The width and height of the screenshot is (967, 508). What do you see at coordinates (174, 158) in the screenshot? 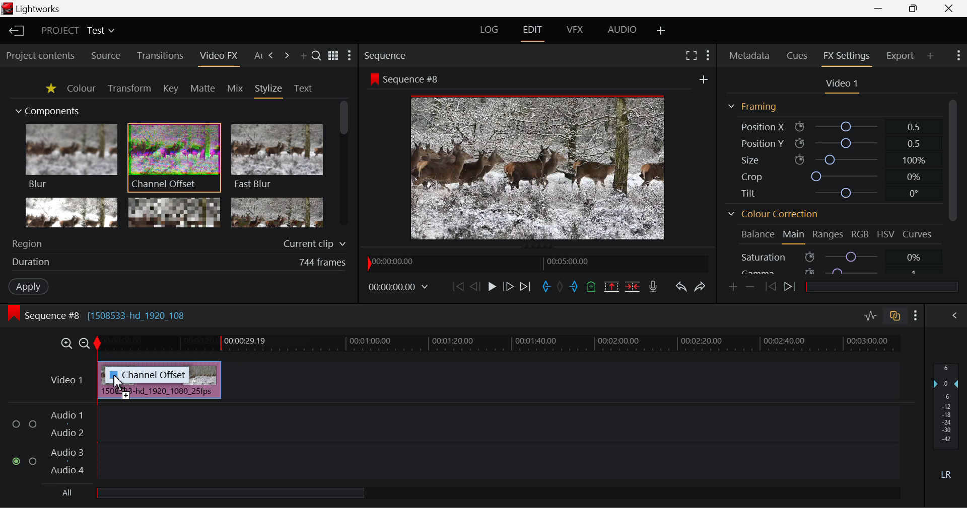
I see `Channel Offset` at bounding box center [174, 158].